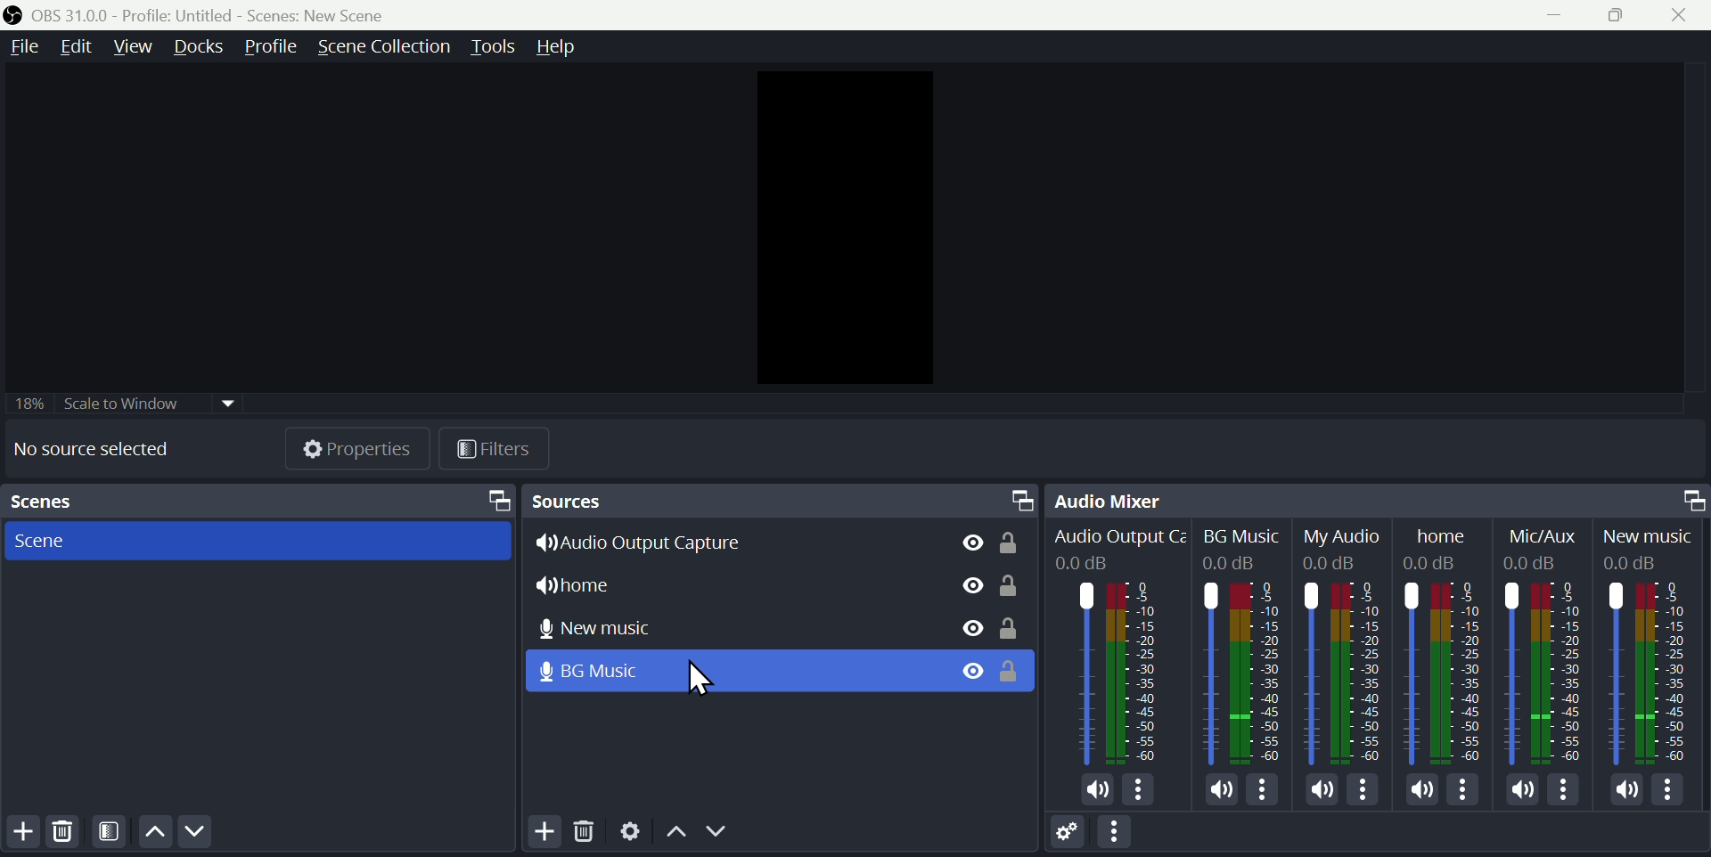  What do you see at coordinates (1243, 641) in the screenshot?
I see `BG Music` at bounding box center [1243, 641].